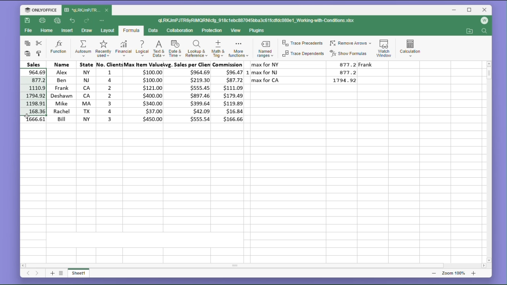 The height and width of the screenshot is (285, 507). Describe the element at coordinates (385, 47) in the screenshot. I see `watch window` at that location.